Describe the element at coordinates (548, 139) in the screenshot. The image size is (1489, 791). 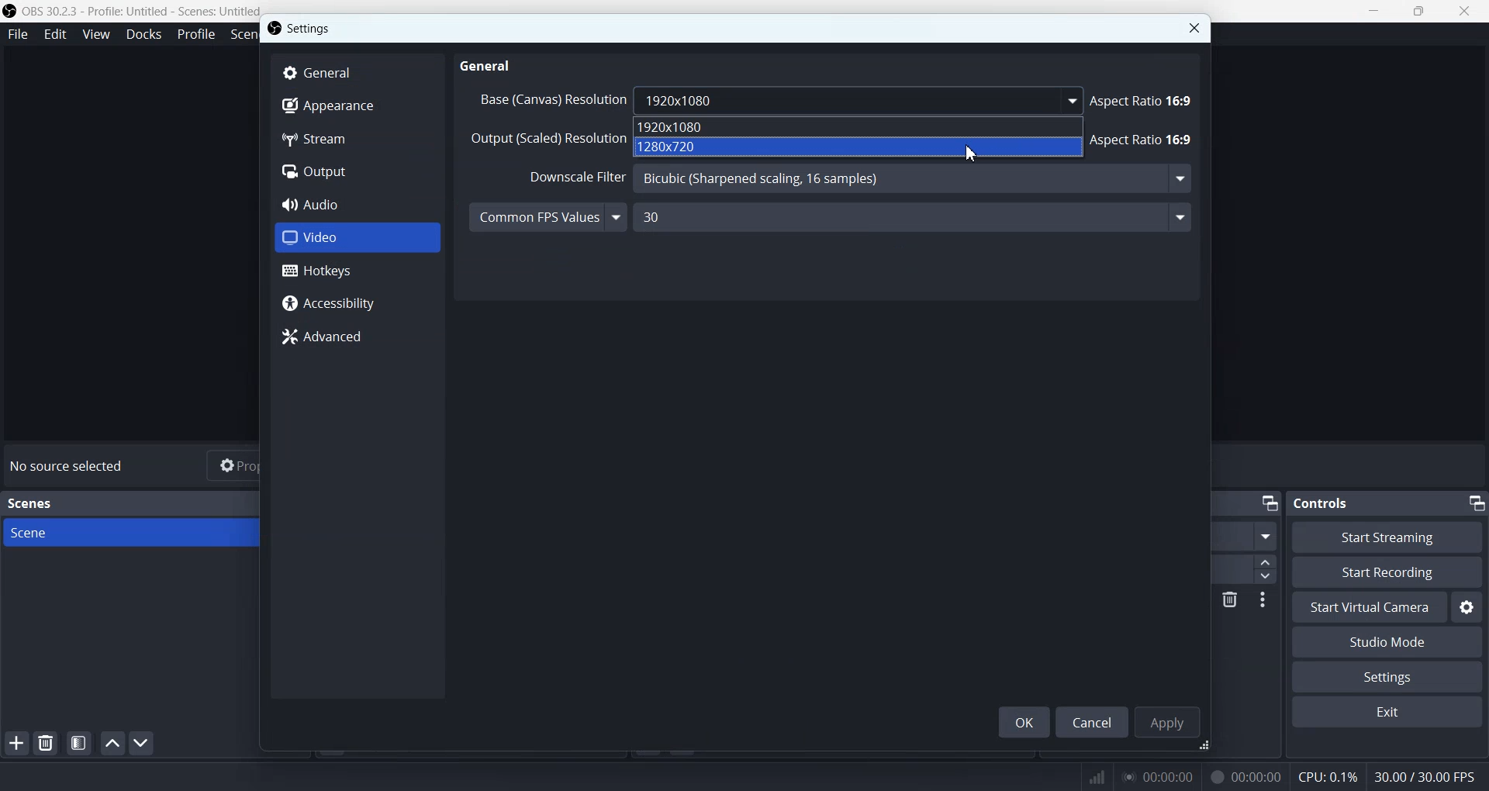
I see `Output (Scaled) Resolution` at that location.